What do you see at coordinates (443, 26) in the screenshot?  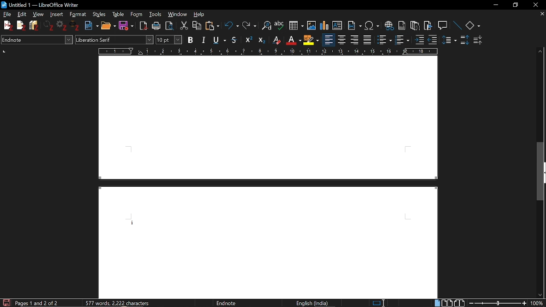 I see `Insert comment` at bounding box center [443, 26].